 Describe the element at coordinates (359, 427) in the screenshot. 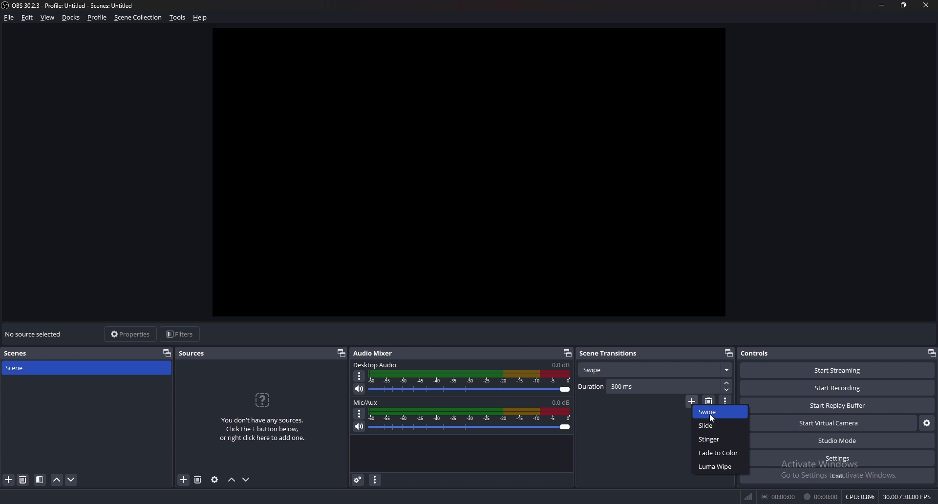

I see `mute` at that location.